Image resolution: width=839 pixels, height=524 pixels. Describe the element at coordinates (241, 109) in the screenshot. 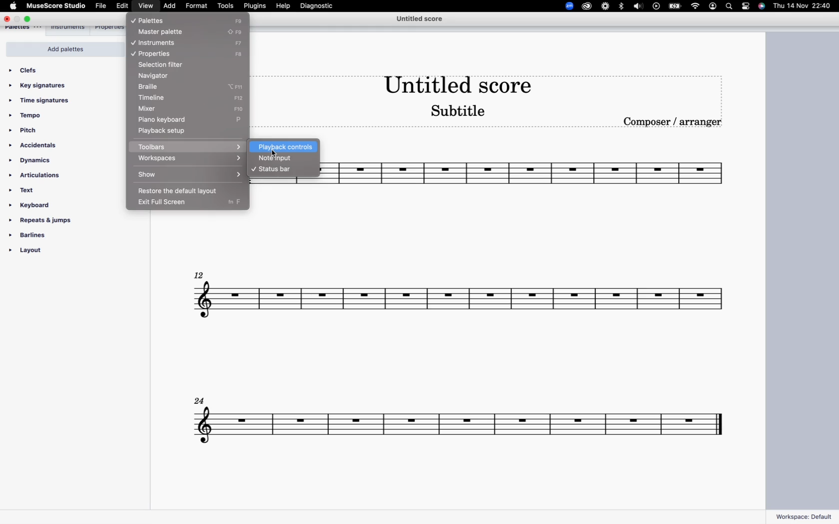

I see `F10` at that location.